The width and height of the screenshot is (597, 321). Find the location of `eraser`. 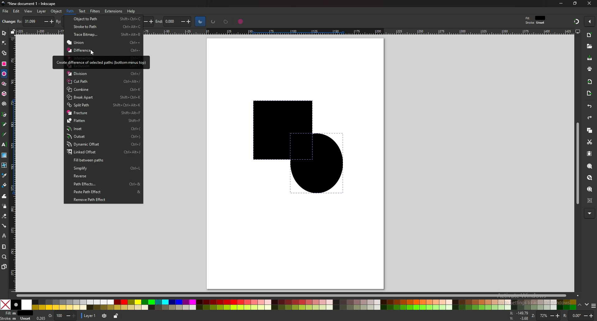

eraser is located at coordinates (4, 216).